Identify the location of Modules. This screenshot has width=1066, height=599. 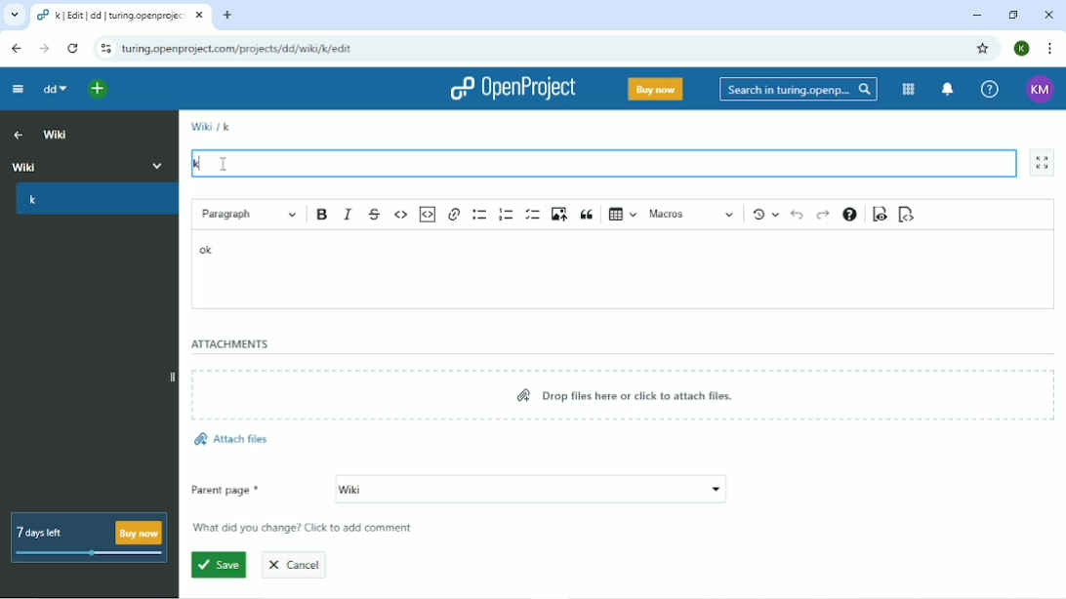
(907, 89).